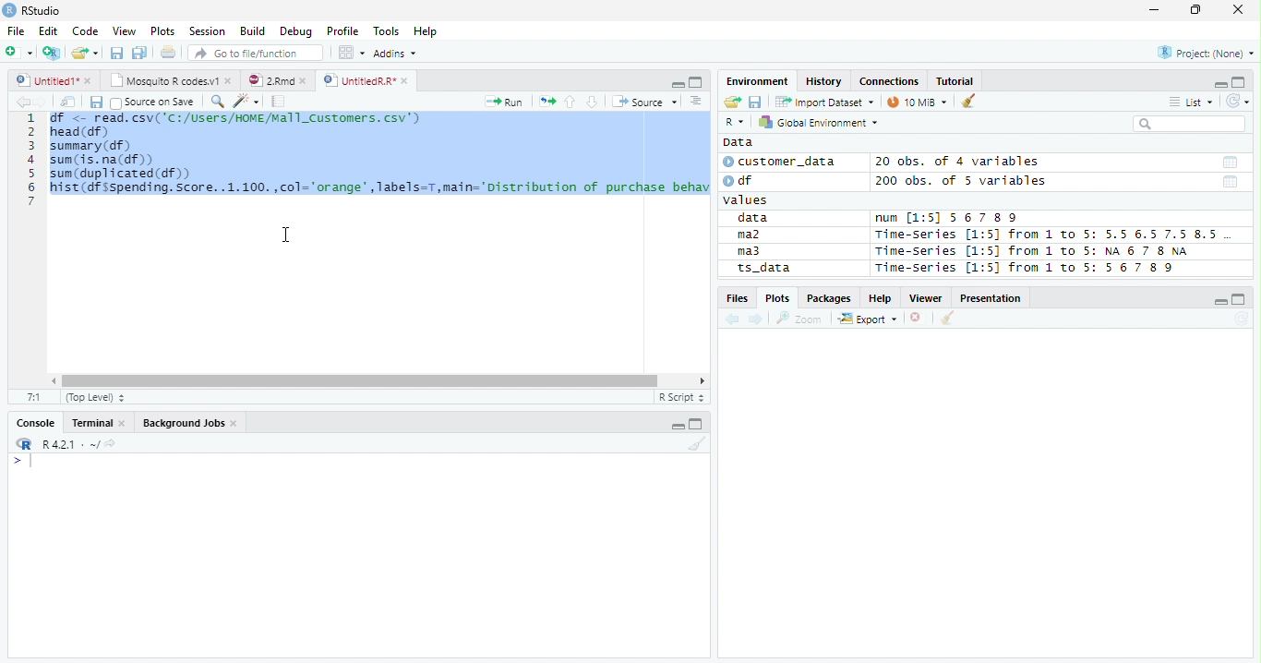  I want to click on Previous, so click(735, 319).